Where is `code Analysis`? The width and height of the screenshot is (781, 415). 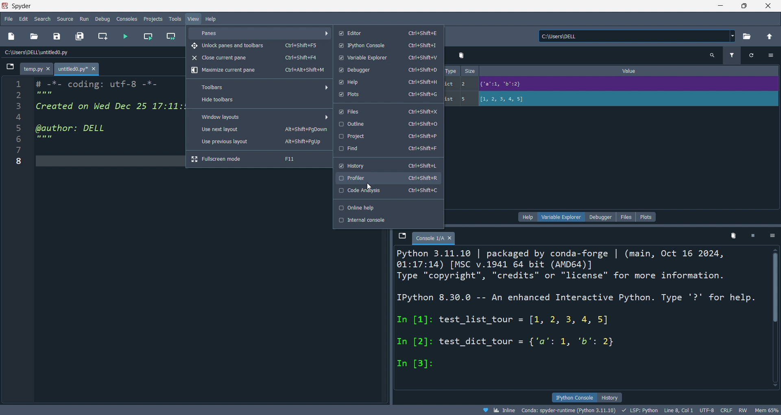 code Analysis is located at coordinates (388, 192).